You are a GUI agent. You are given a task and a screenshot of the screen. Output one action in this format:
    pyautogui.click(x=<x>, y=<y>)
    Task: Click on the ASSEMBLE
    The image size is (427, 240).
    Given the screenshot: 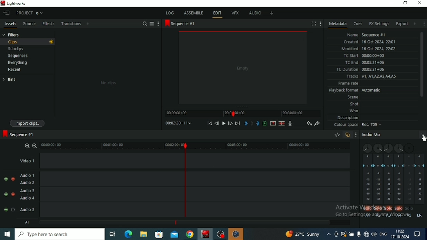 What is the action you would take?
    pyautogui.click(x=194, y=13)
    